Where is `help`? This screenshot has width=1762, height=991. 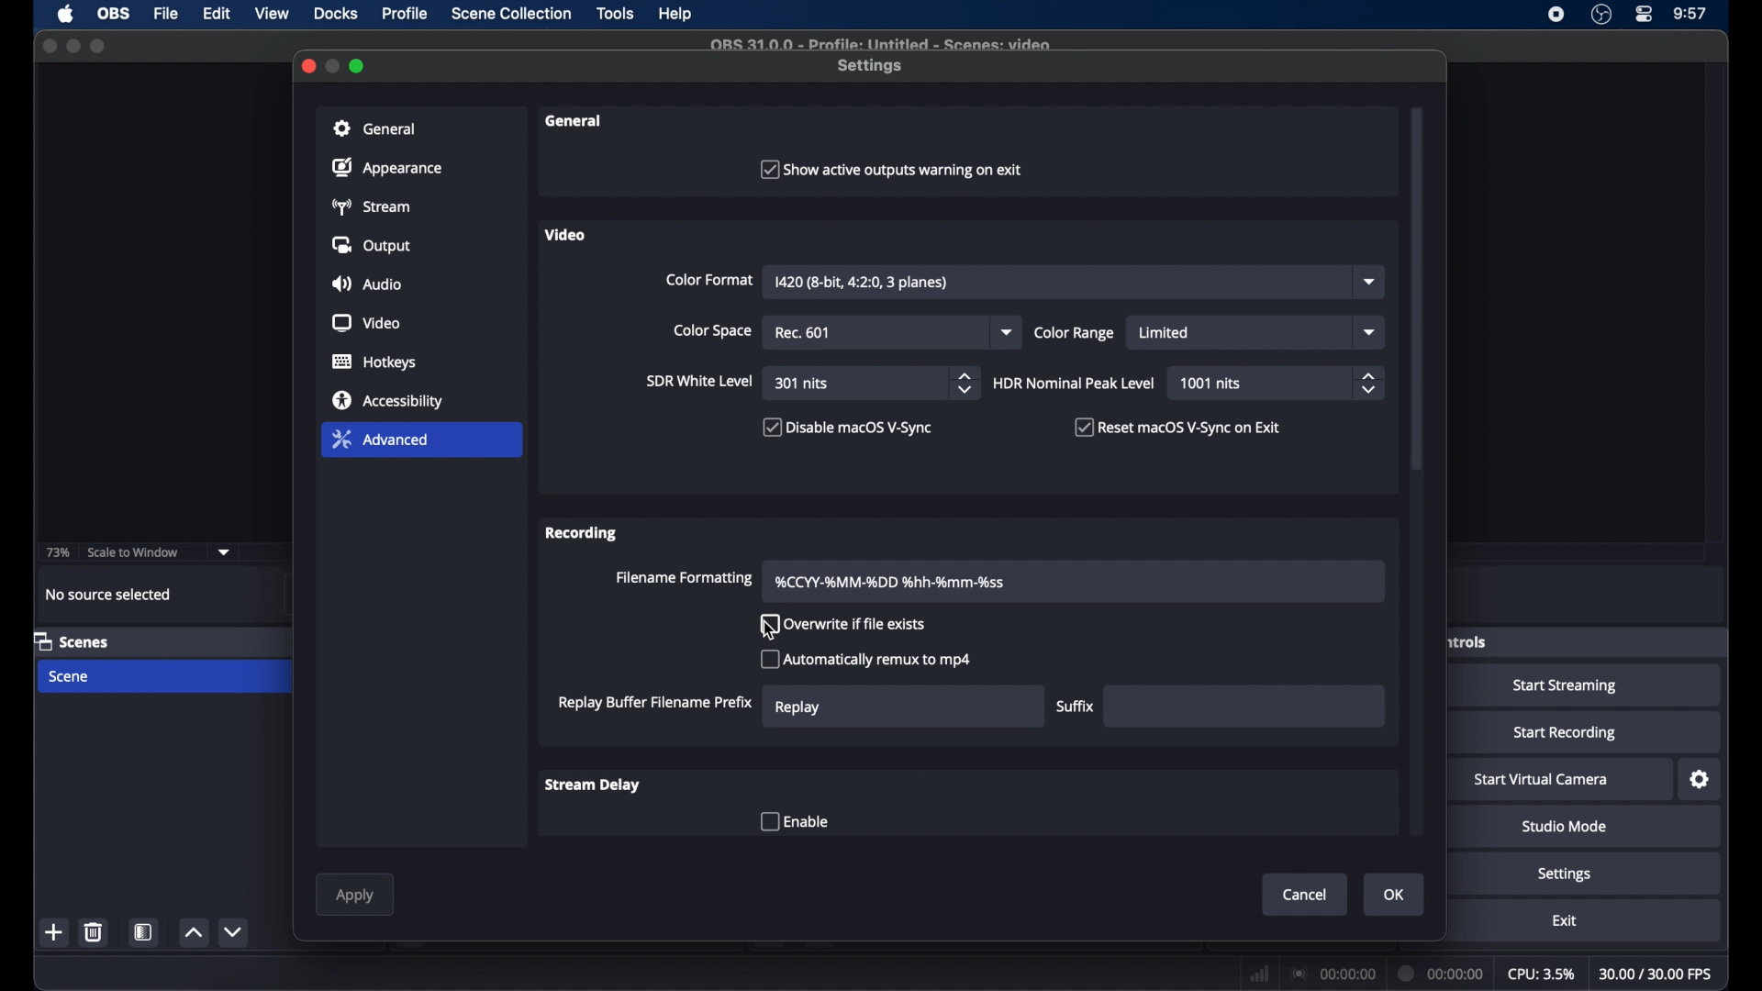 help is located at coordinates (676, 14).